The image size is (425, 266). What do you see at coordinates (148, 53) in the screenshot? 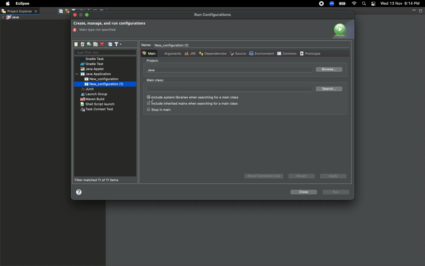
I see `Main` at bounding box center [148, 53].